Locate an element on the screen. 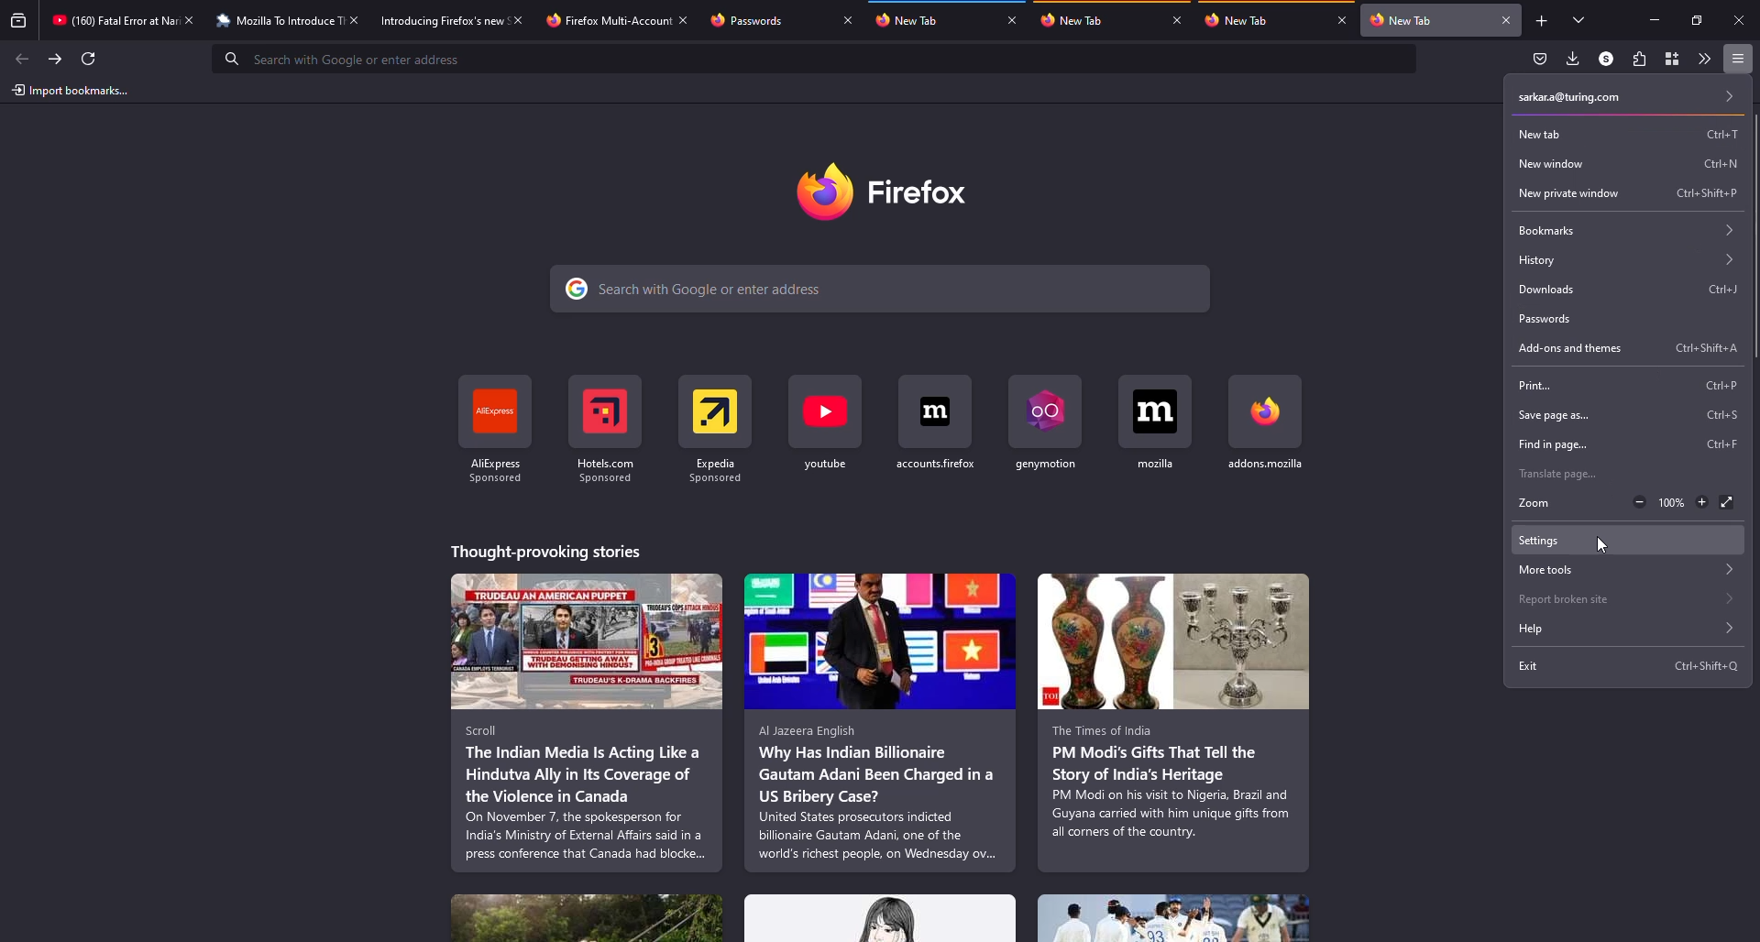 The height and width of the screenshot is (942, 1760). report broken is located at coordinates (1620, 598).